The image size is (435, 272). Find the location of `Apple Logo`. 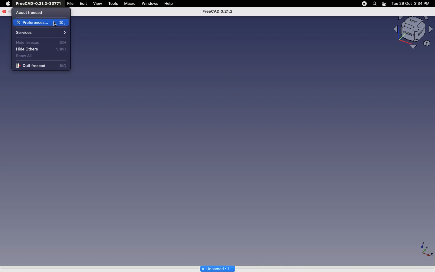

Apple Logo is located at coordinates (8, 4).